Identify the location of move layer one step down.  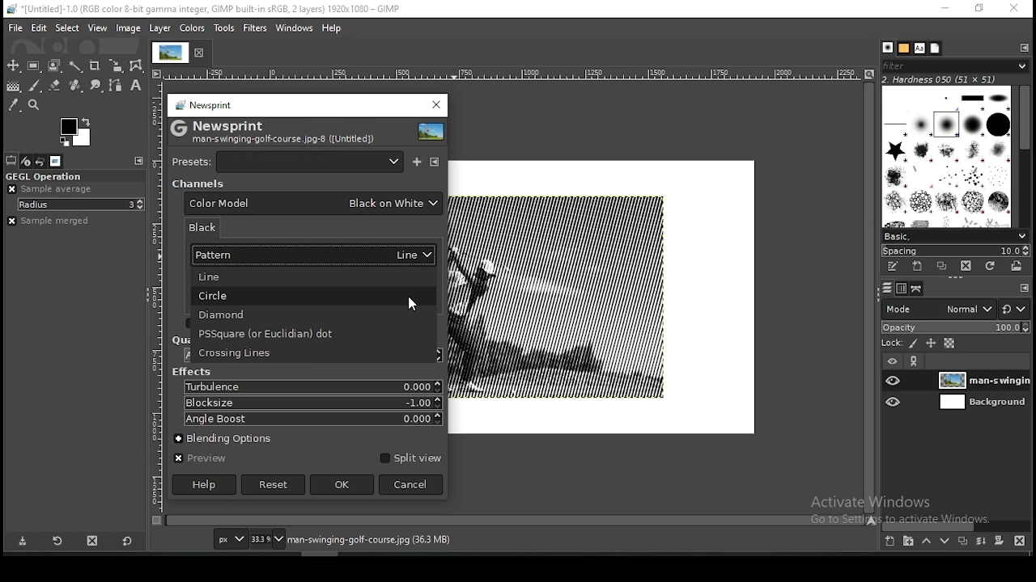
(944, 539).